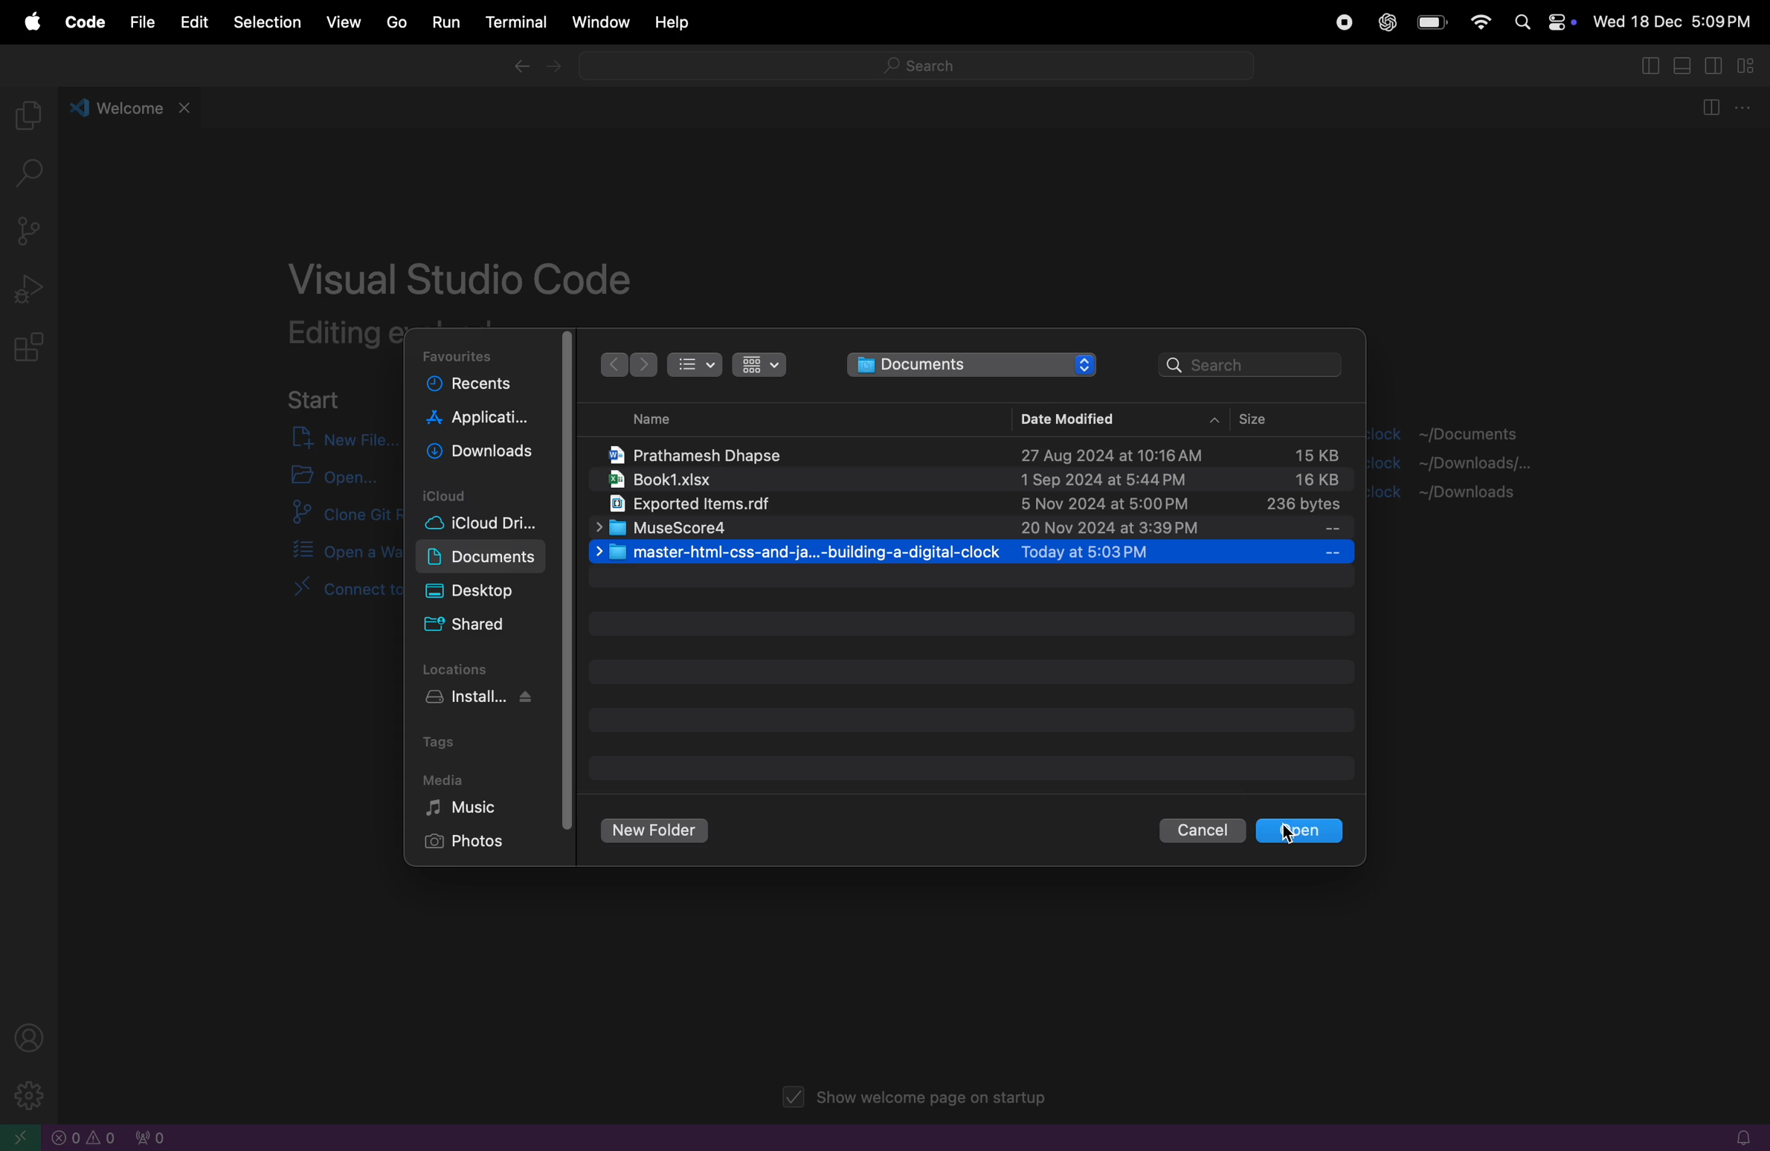  I want to click on sort with bullet, so click(694, 364).